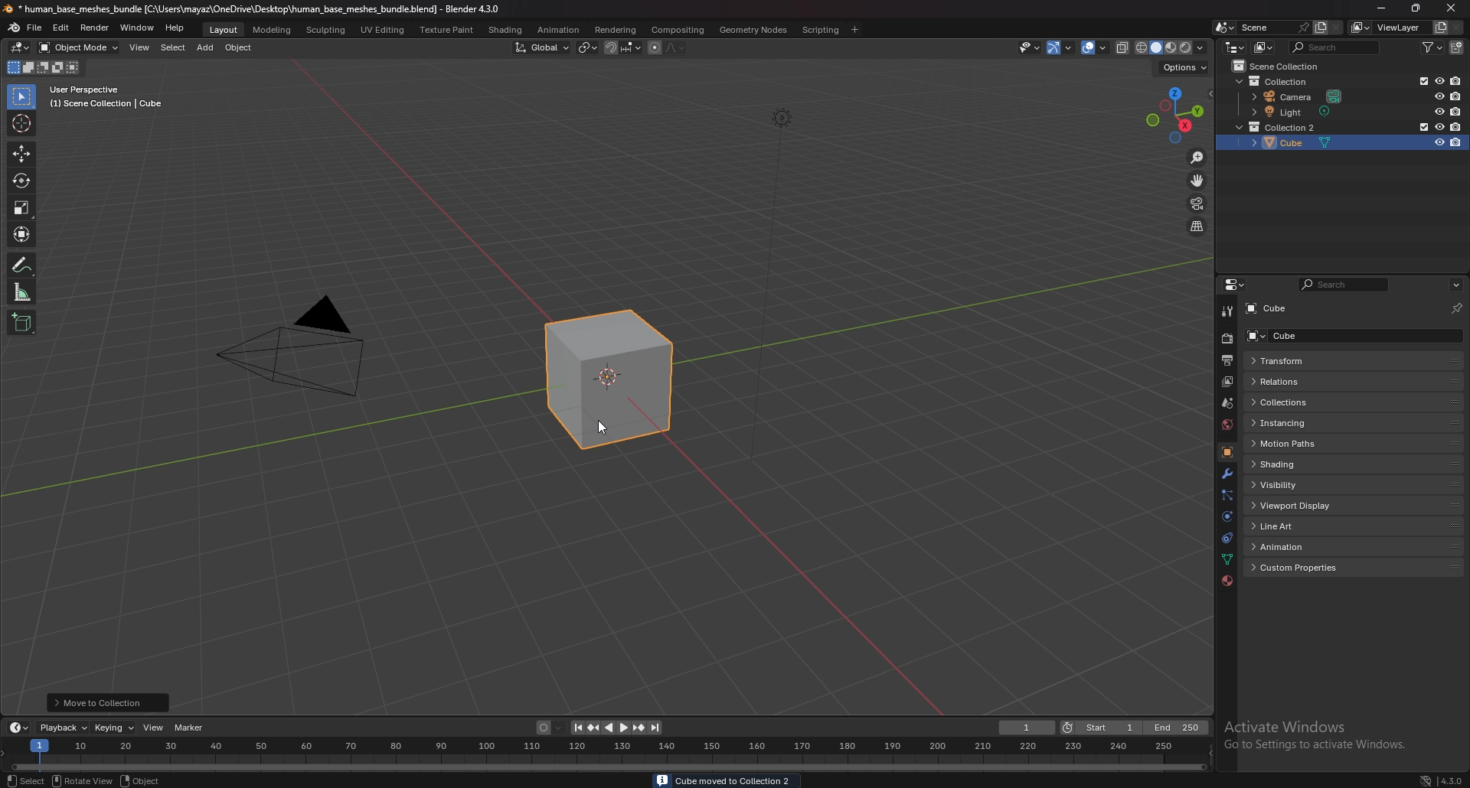  Describe the element at coordinates (1341, 286) in the screenshot. I see `search` at that location.